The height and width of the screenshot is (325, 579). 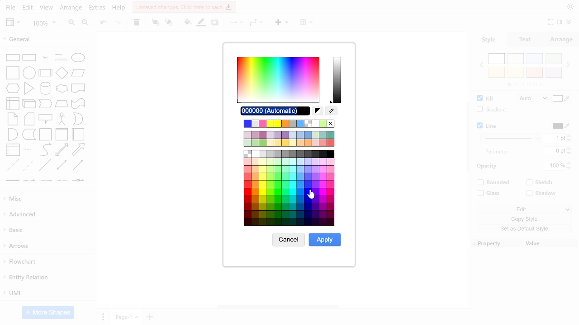 I want to click on arrows, so click(x=47, y=247).